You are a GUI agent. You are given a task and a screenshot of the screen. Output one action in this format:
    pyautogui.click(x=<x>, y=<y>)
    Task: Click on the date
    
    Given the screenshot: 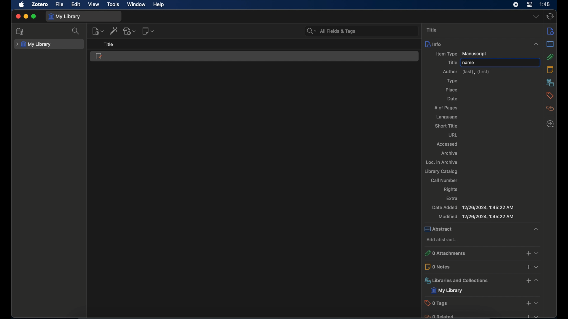 What is the action you would take?
    pyautogui.click(x=453, y=99)
    